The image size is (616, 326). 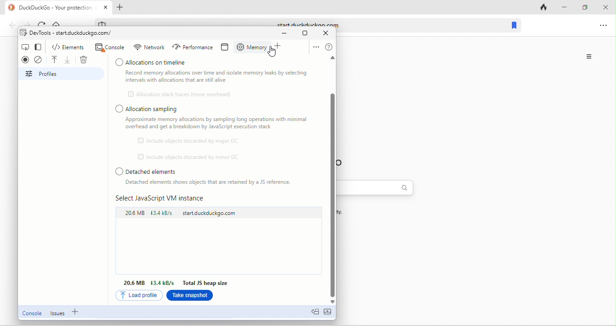 What do you see at coordinates (331, 46) in the screenshot?
I see `help` at bounding box center [331, 46].